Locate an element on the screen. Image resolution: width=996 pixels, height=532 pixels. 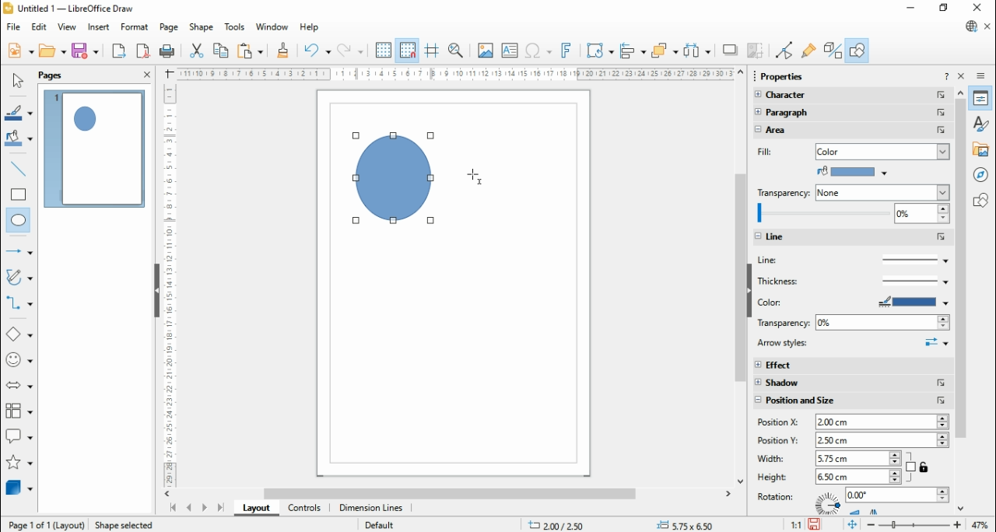
rotation is located at coordinates (779, 496).